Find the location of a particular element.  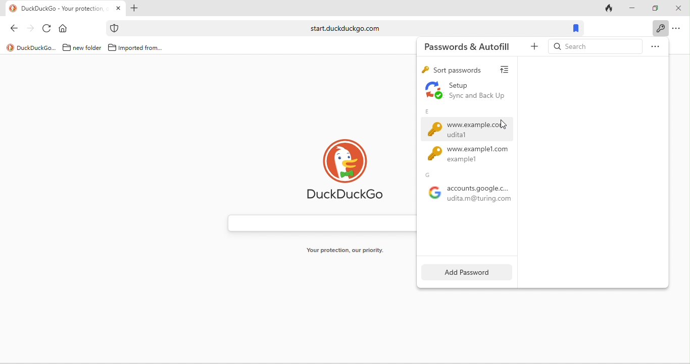

password and autofill is located at coordinates (659, 28).